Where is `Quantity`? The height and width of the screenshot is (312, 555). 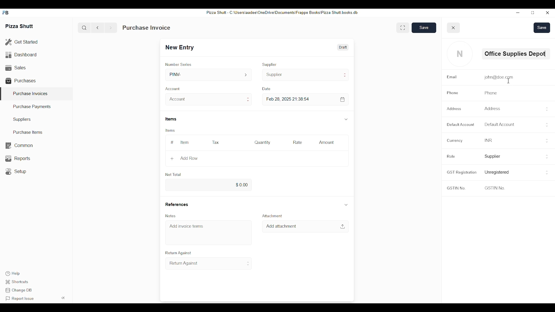
Quantity is located at coordinates (262, 142).